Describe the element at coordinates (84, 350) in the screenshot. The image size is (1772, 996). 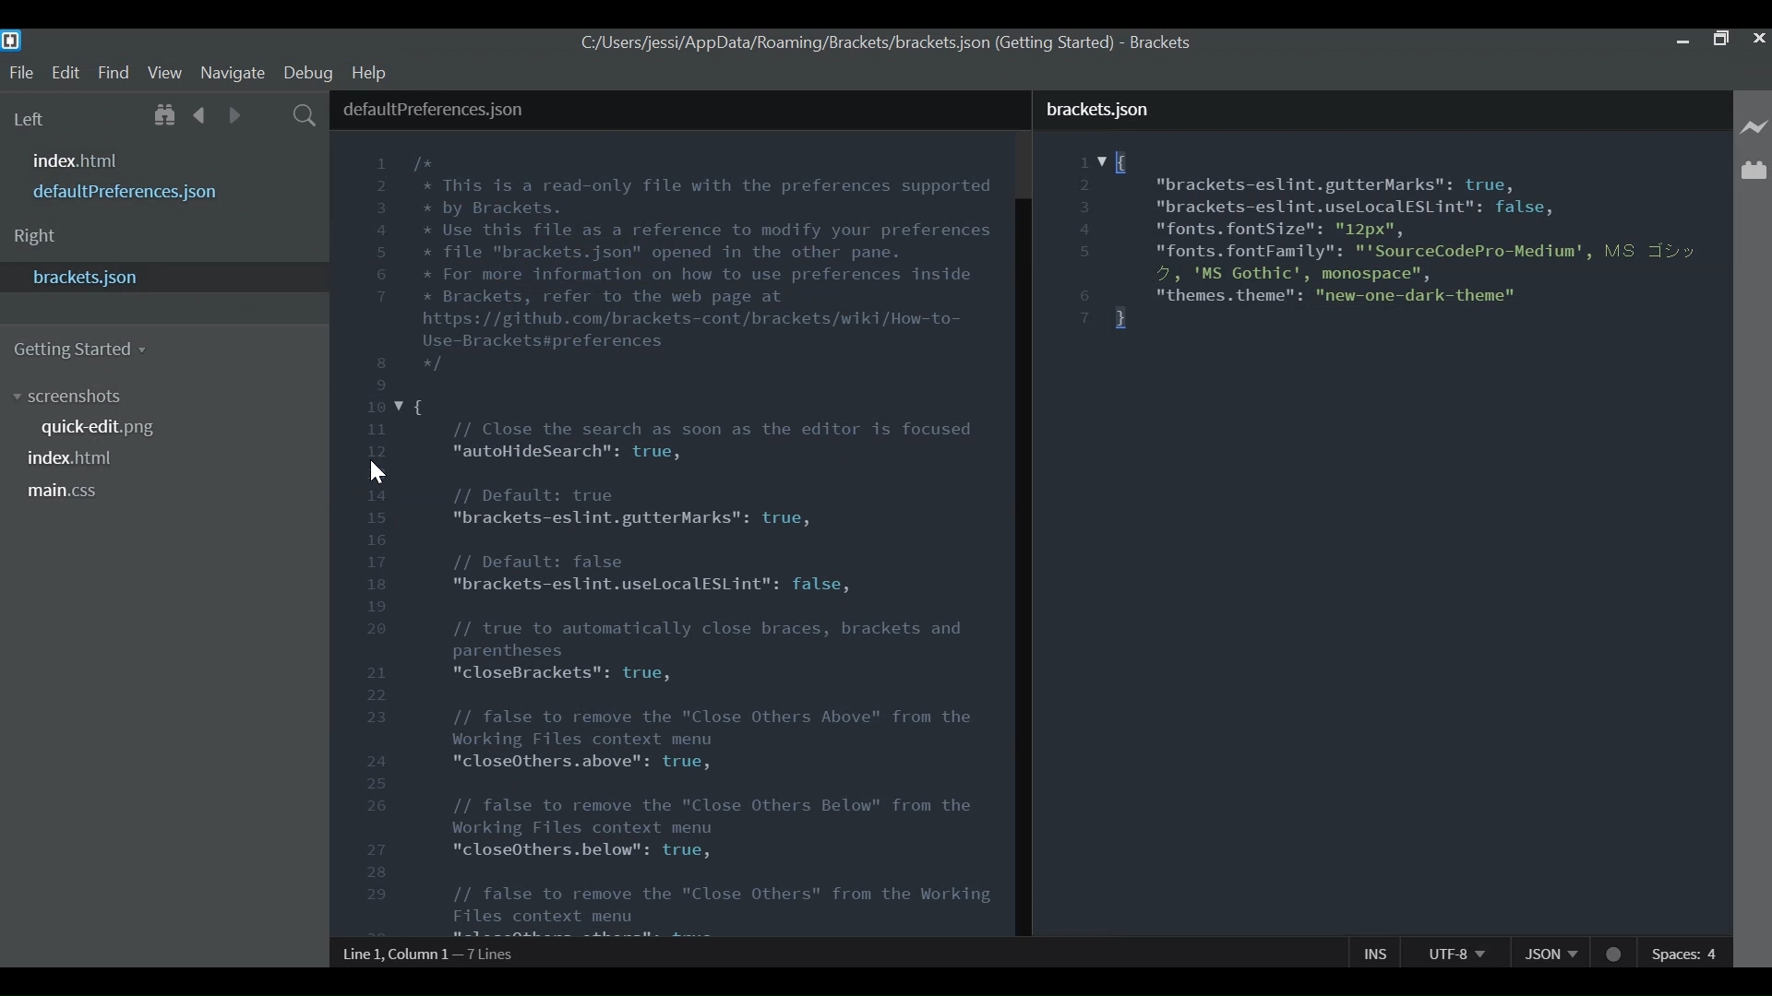
I see `Getting Started` at that location.